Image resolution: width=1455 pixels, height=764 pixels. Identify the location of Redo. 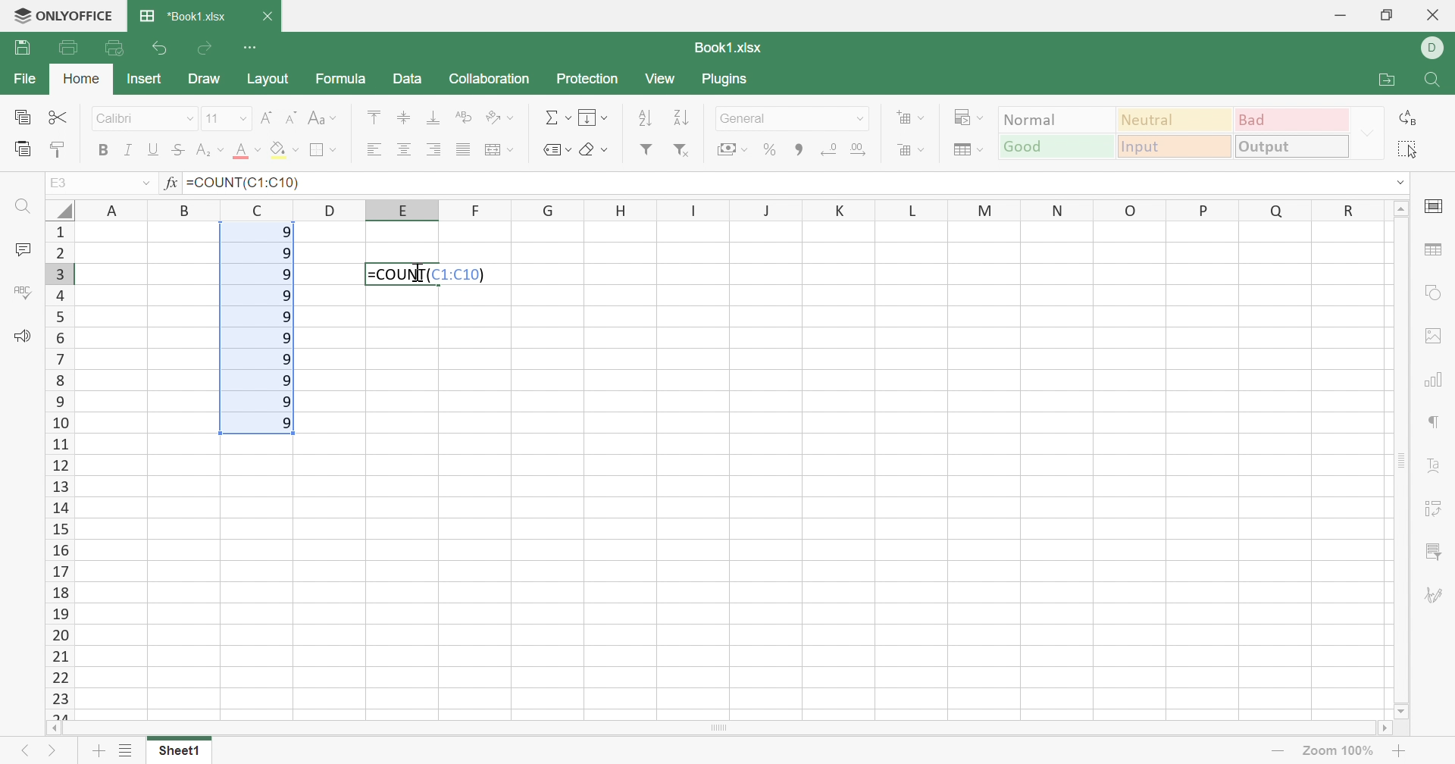
(204, 48).